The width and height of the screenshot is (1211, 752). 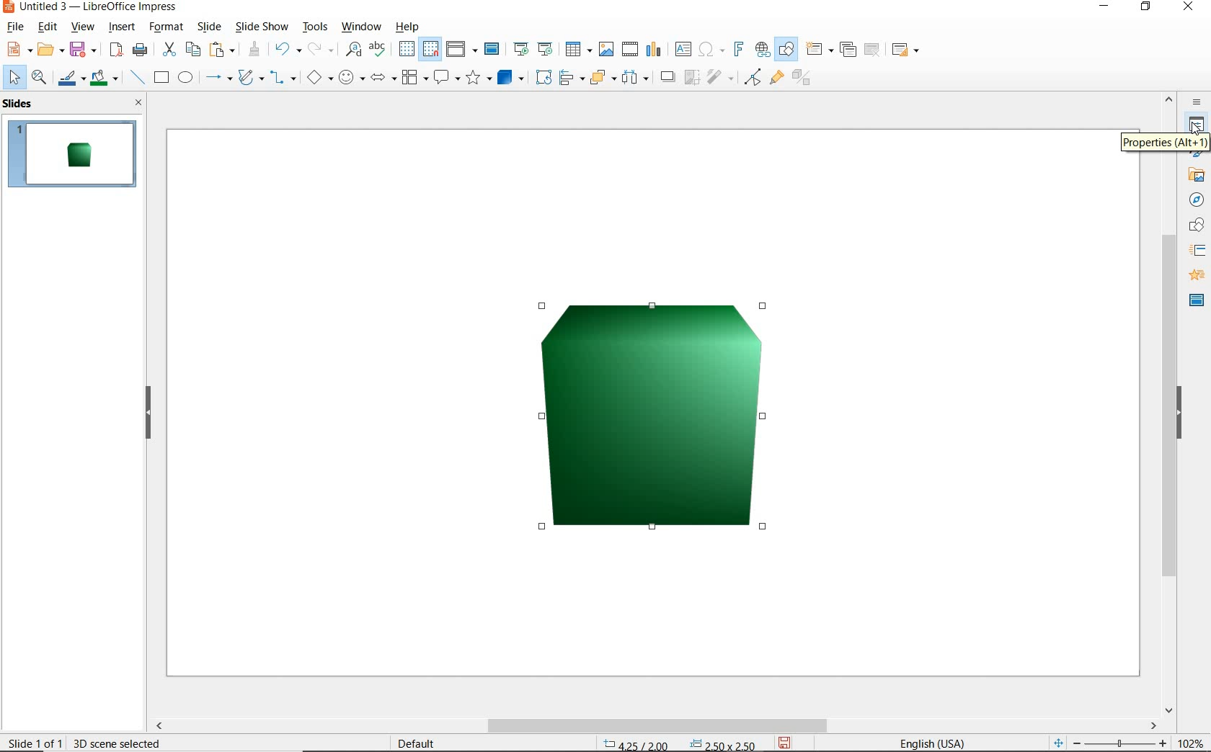 What do you see at coordinates (406, 50) in the screenshot?
I see `display grid` at bounding box center [406, 50].